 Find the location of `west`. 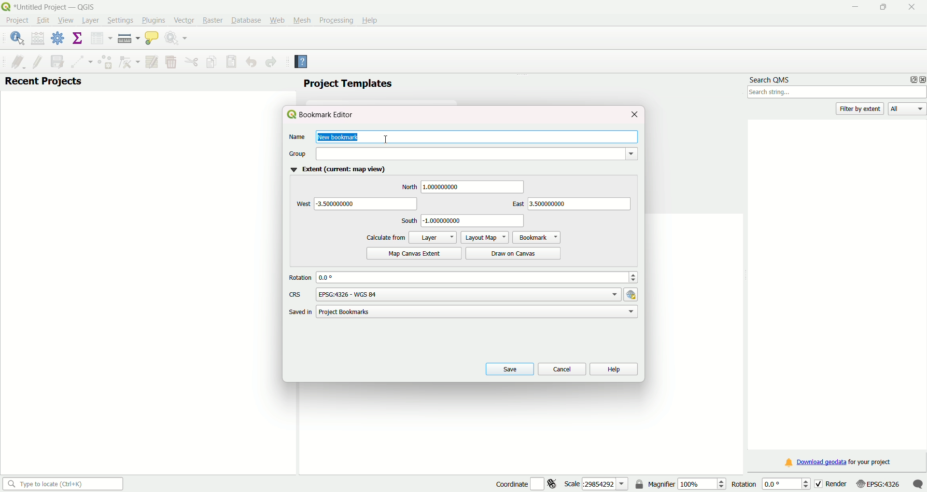

west is located at coordinates (302, 204).